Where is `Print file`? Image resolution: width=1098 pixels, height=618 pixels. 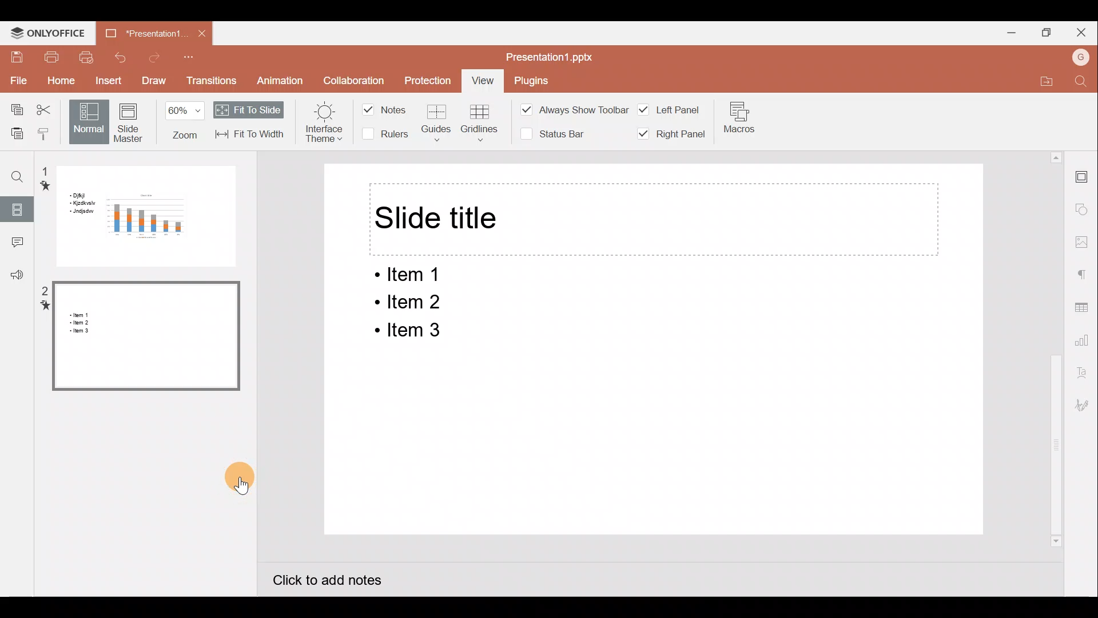
Print file is located at coordinates (45, 56).